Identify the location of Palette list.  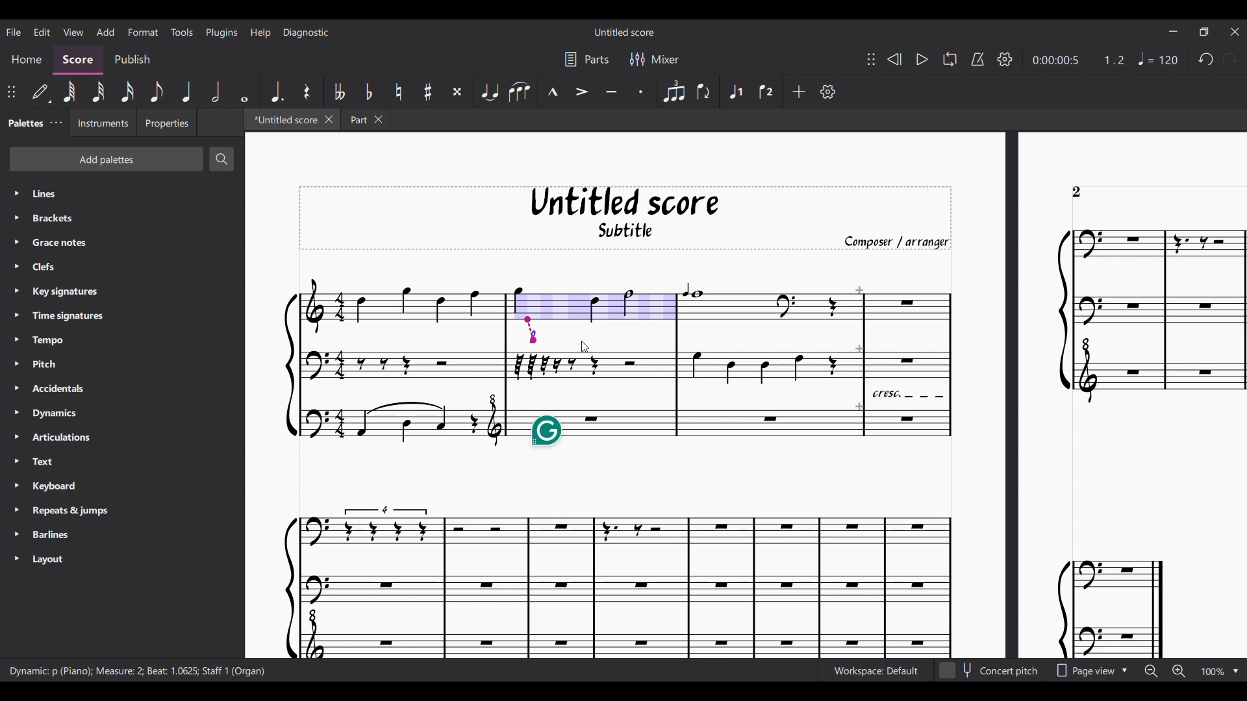
(134, 377).